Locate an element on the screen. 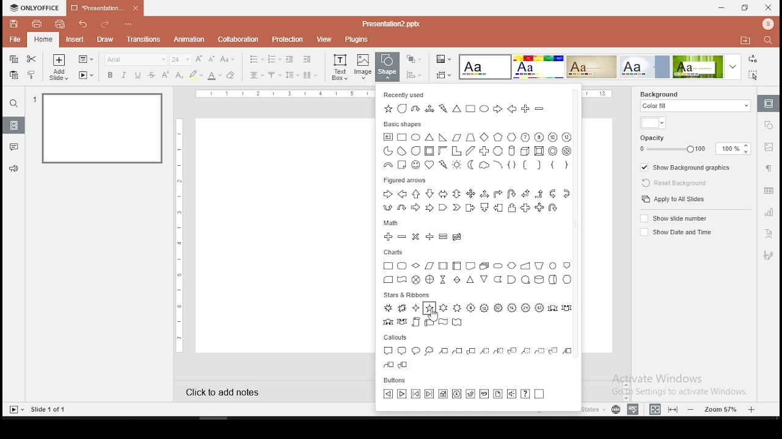 This screenshot has height=439, width=782. math is located at coordinates (422, 237).